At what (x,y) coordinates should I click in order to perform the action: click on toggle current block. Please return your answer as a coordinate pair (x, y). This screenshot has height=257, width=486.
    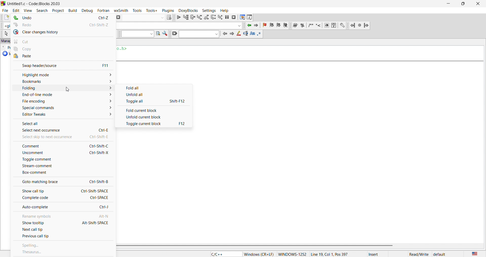
    Looking at the image, I should click on (155, 124).